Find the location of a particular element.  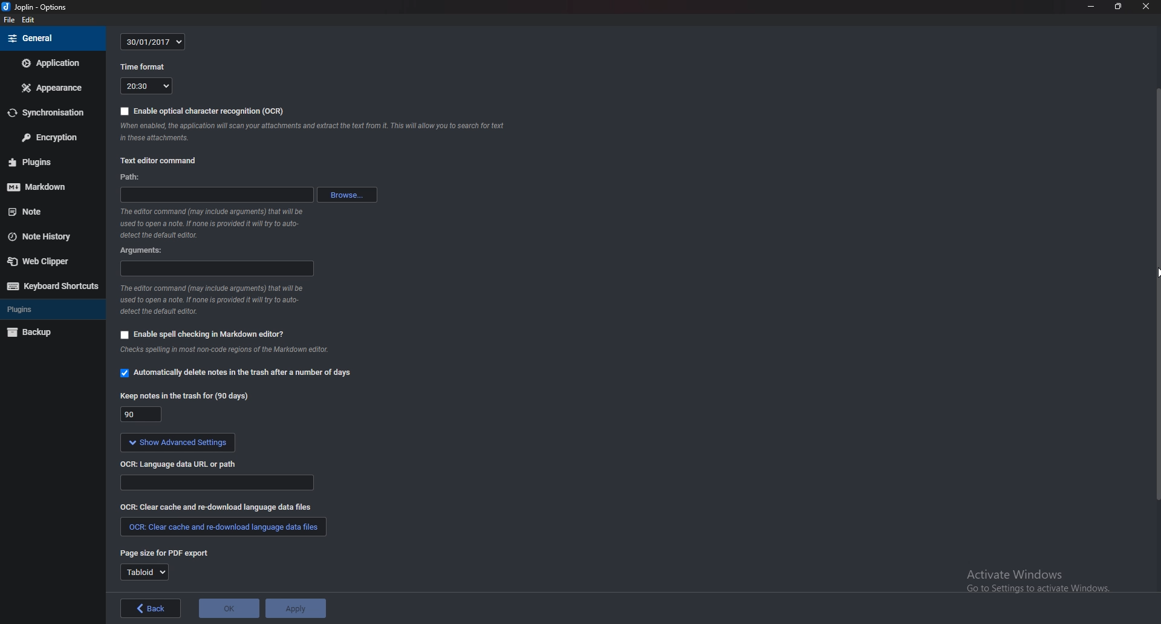

path is located at coordinates (134, 177).